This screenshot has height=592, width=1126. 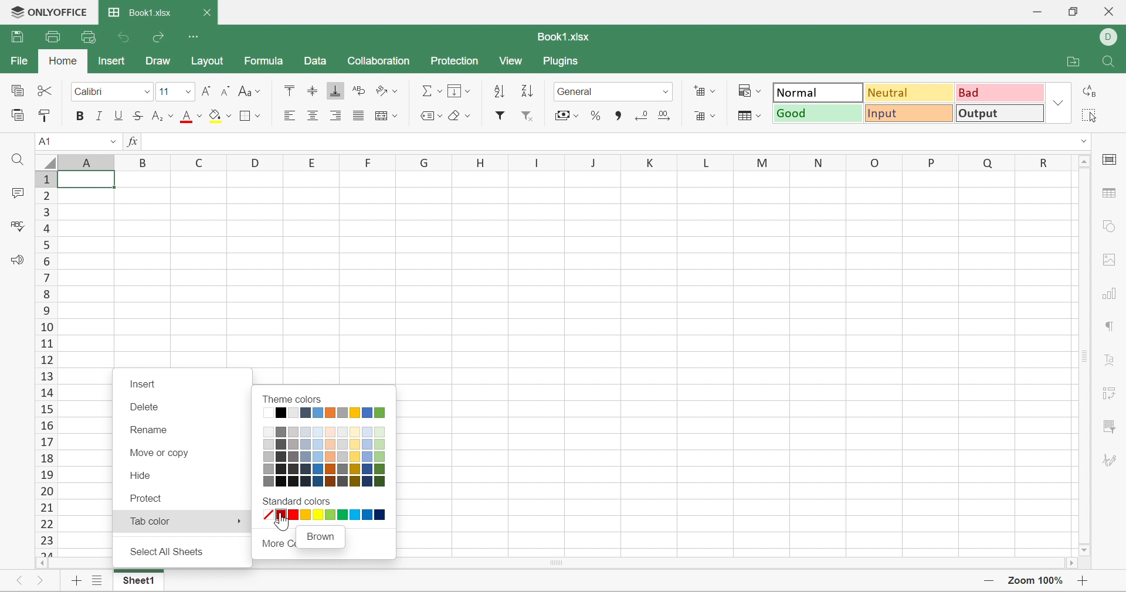 What do you see at coordinates (195, 38) in the screenshot?
I see `Customize Quick Access Toolbar` at bounding box center [195, 38].